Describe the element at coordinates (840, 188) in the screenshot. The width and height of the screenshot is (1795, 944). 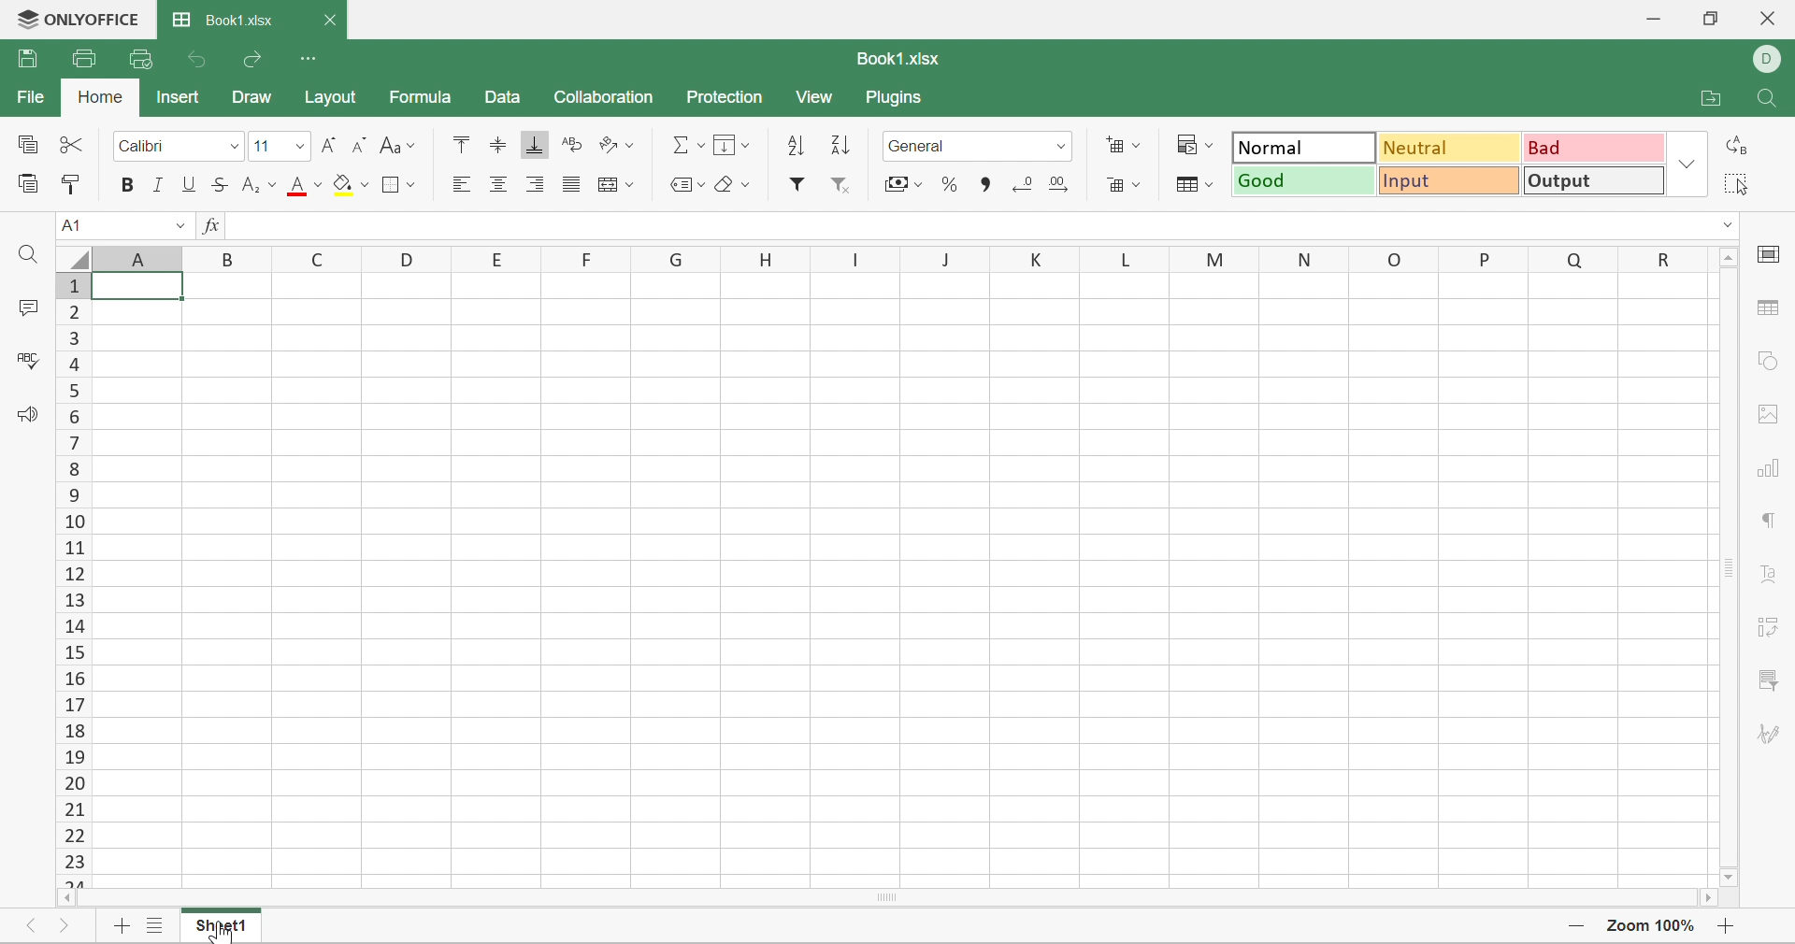
I see `Remove filter` at that location.